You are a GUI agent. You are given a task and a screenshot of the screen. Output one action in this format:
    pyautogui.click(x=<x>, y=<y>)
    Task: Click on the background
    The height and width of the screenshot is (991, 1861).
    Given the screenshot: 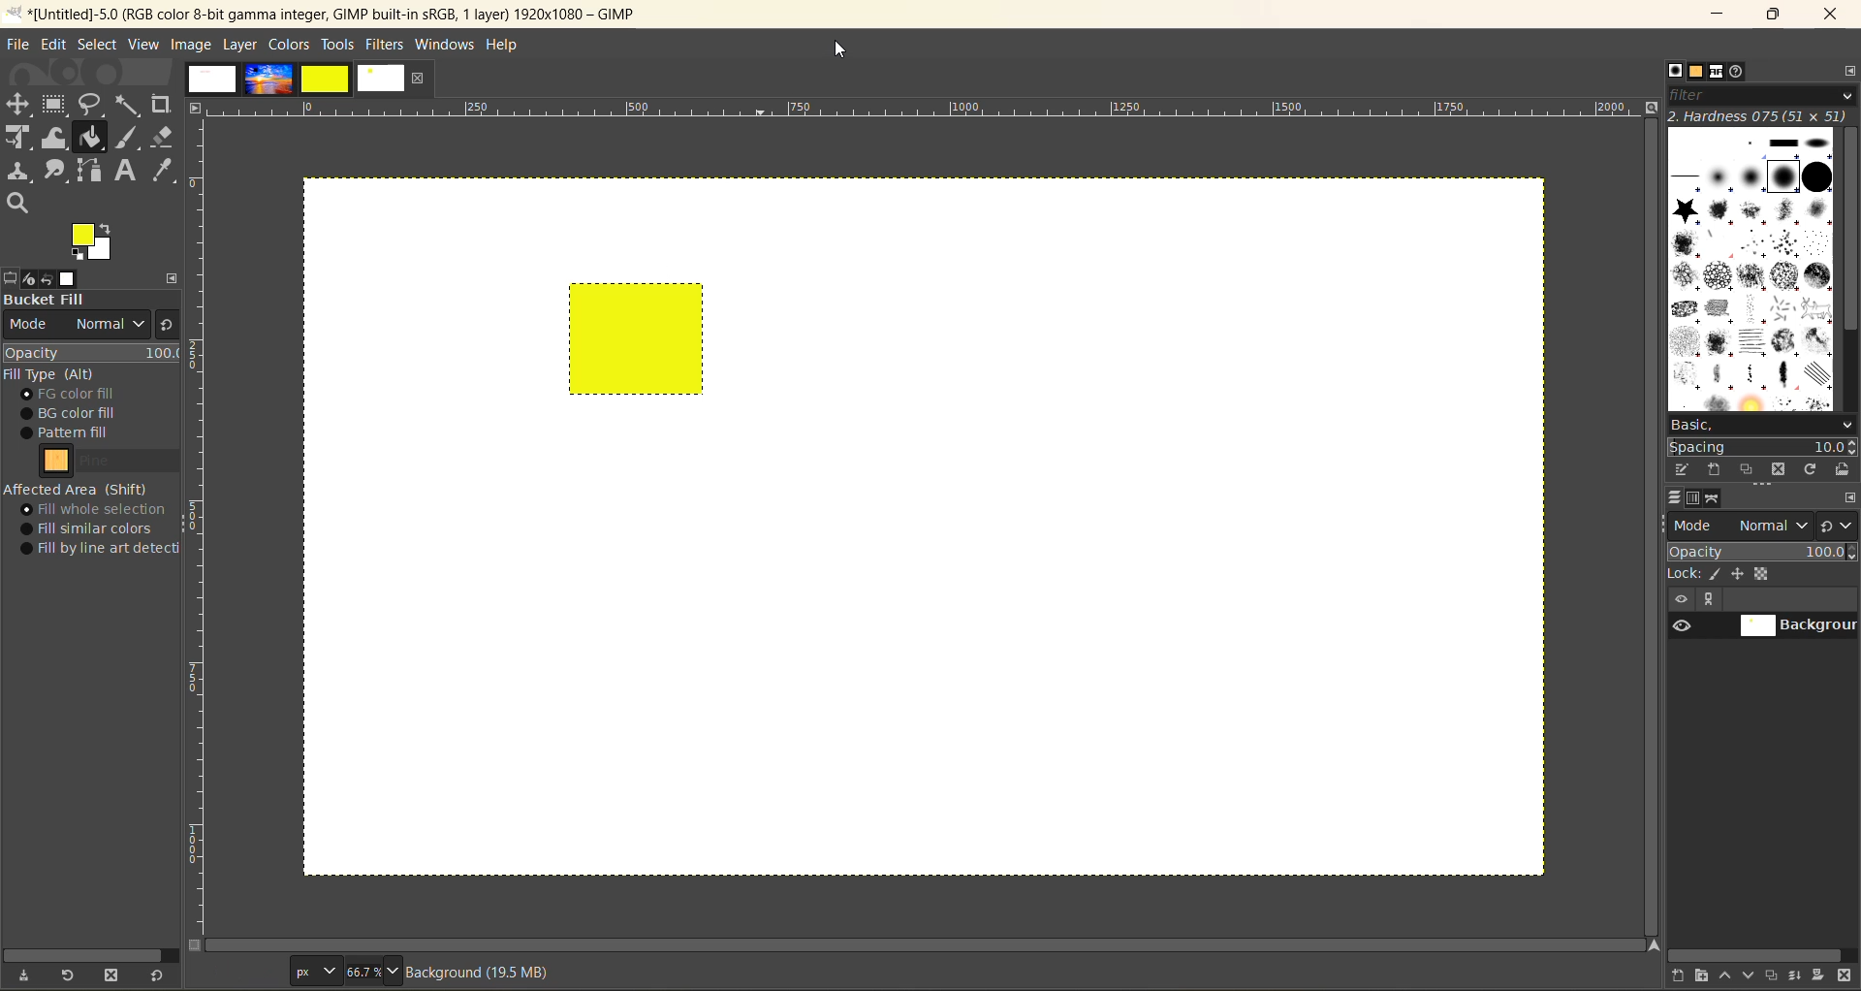 What is the action you would take?
    pyautogui.click(x=1798, y=626)
    